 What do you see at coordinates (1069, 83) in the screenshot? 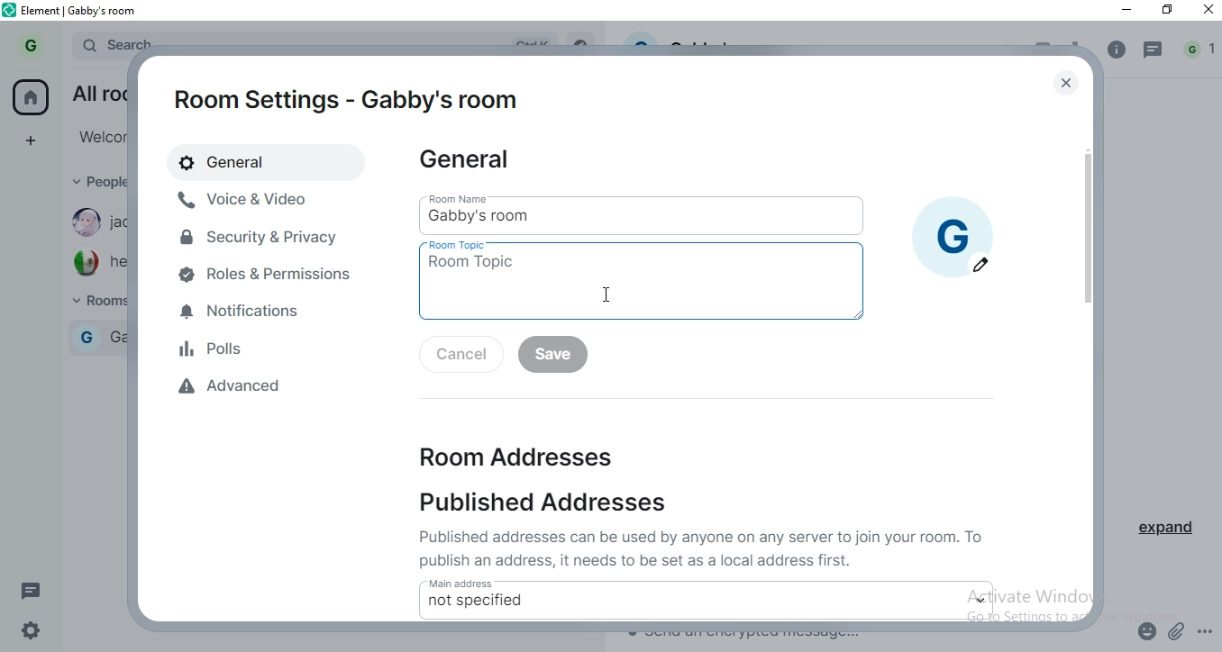
I see `close` at bounding box center [1069, 83].